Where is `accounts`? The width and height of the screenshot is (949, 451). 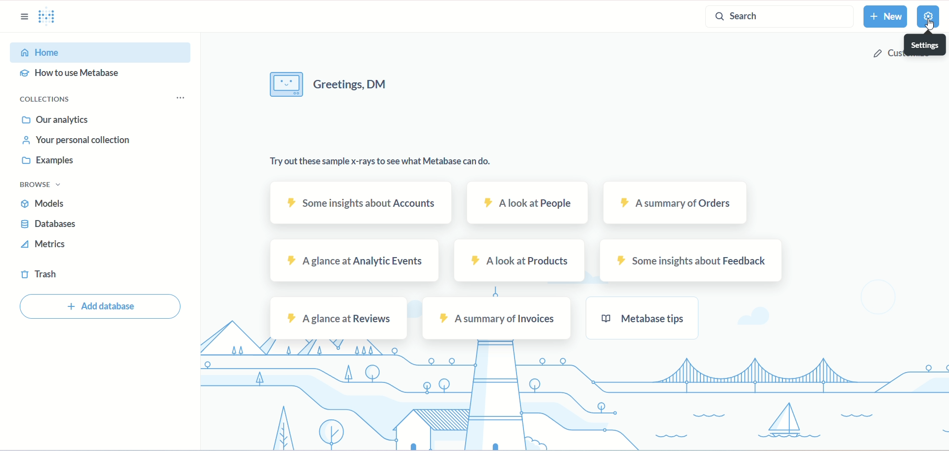 accounts is located at coordinates (360, 202).